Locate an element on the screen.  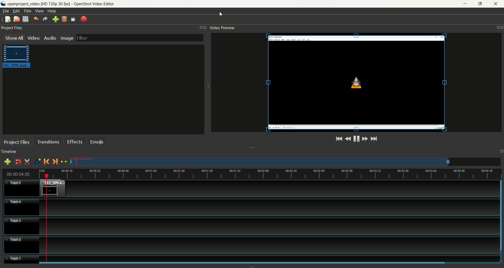
track4 is located at coordinates (21, 207).